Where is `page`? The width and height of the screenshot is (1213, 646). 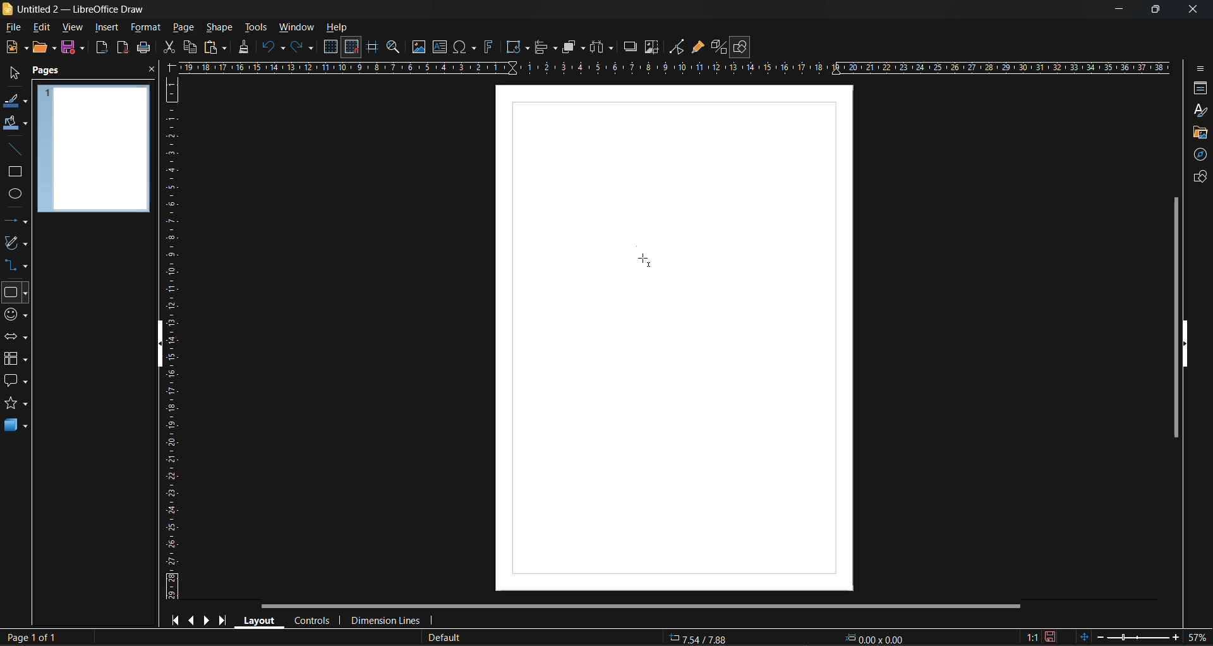
page is located at coordinates (675, 339).